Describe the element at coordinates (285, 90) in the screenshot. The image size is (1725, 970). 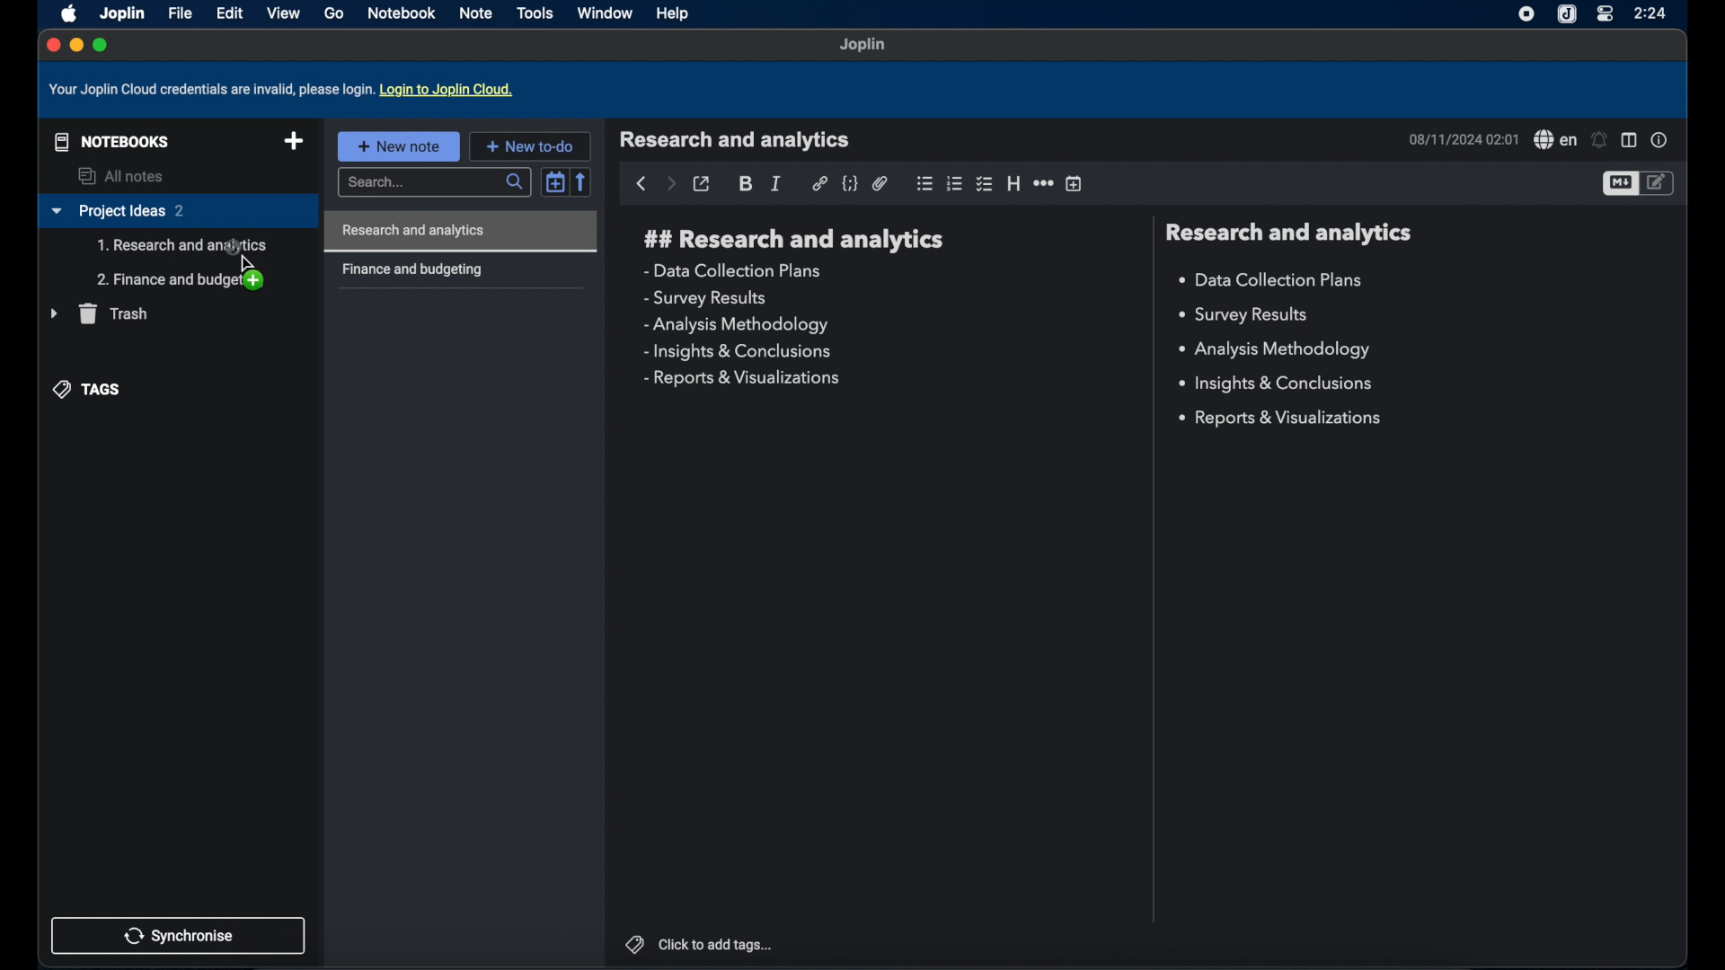
I see `your joplin cloud credentials are invalid, please log in.  log in to joplin cloud` at that location.